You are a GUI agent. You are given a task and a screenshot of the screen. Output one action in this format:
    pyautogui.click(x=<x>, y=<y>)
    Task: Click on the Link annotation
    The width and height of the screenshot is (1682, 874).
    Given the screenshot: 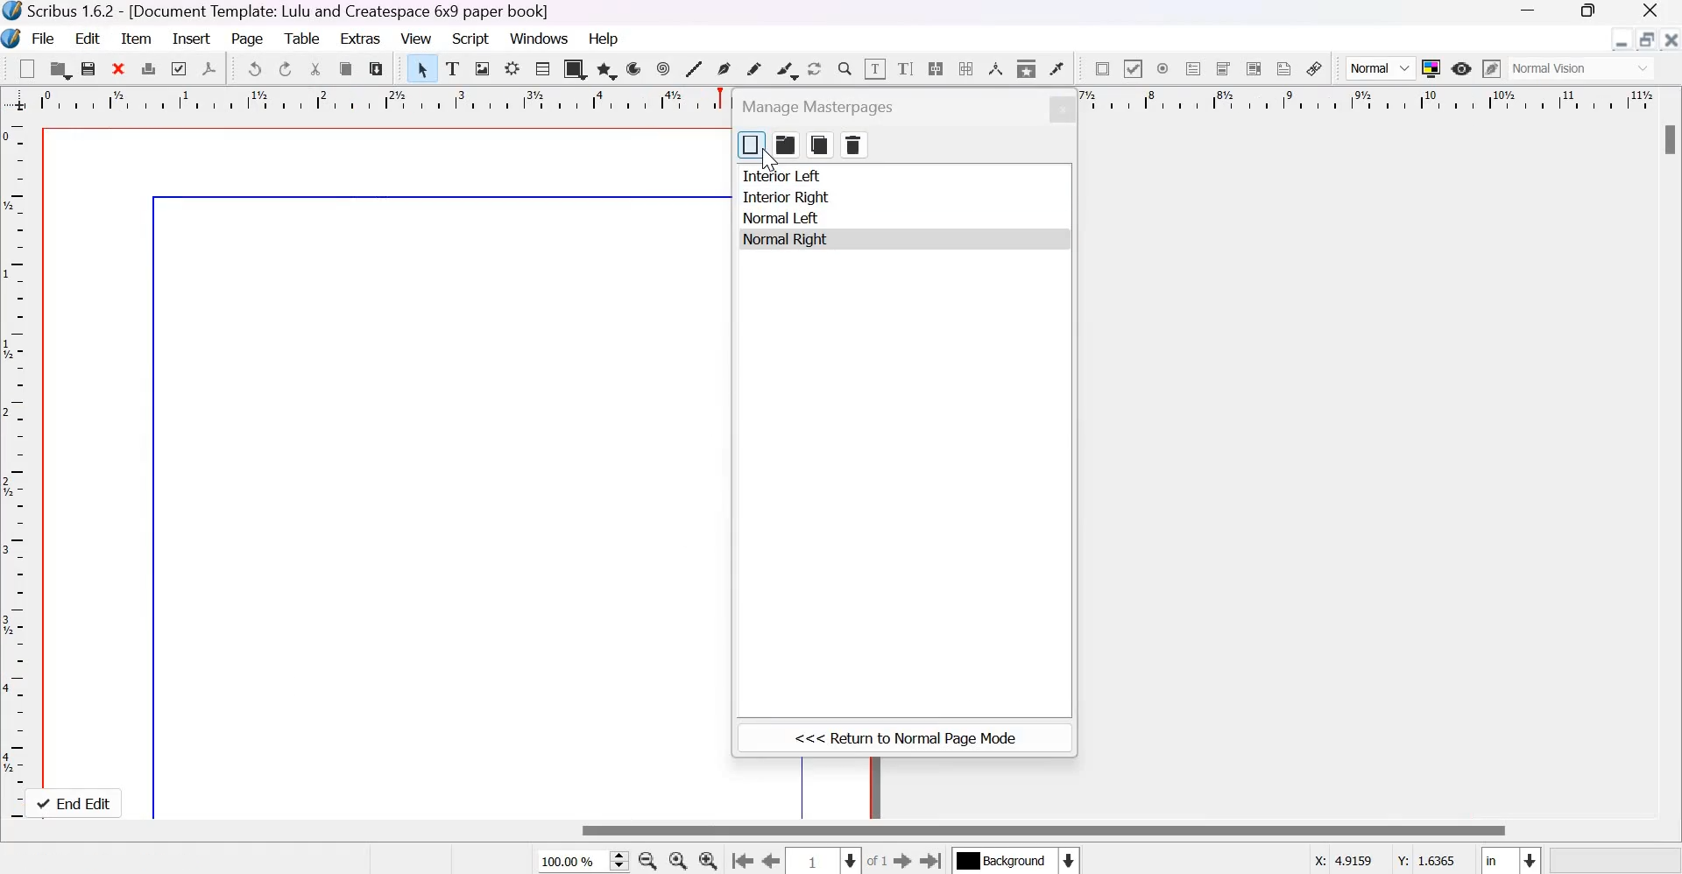 What is the action you would take?
    pyautogui.click(x=1314, y=68)
    